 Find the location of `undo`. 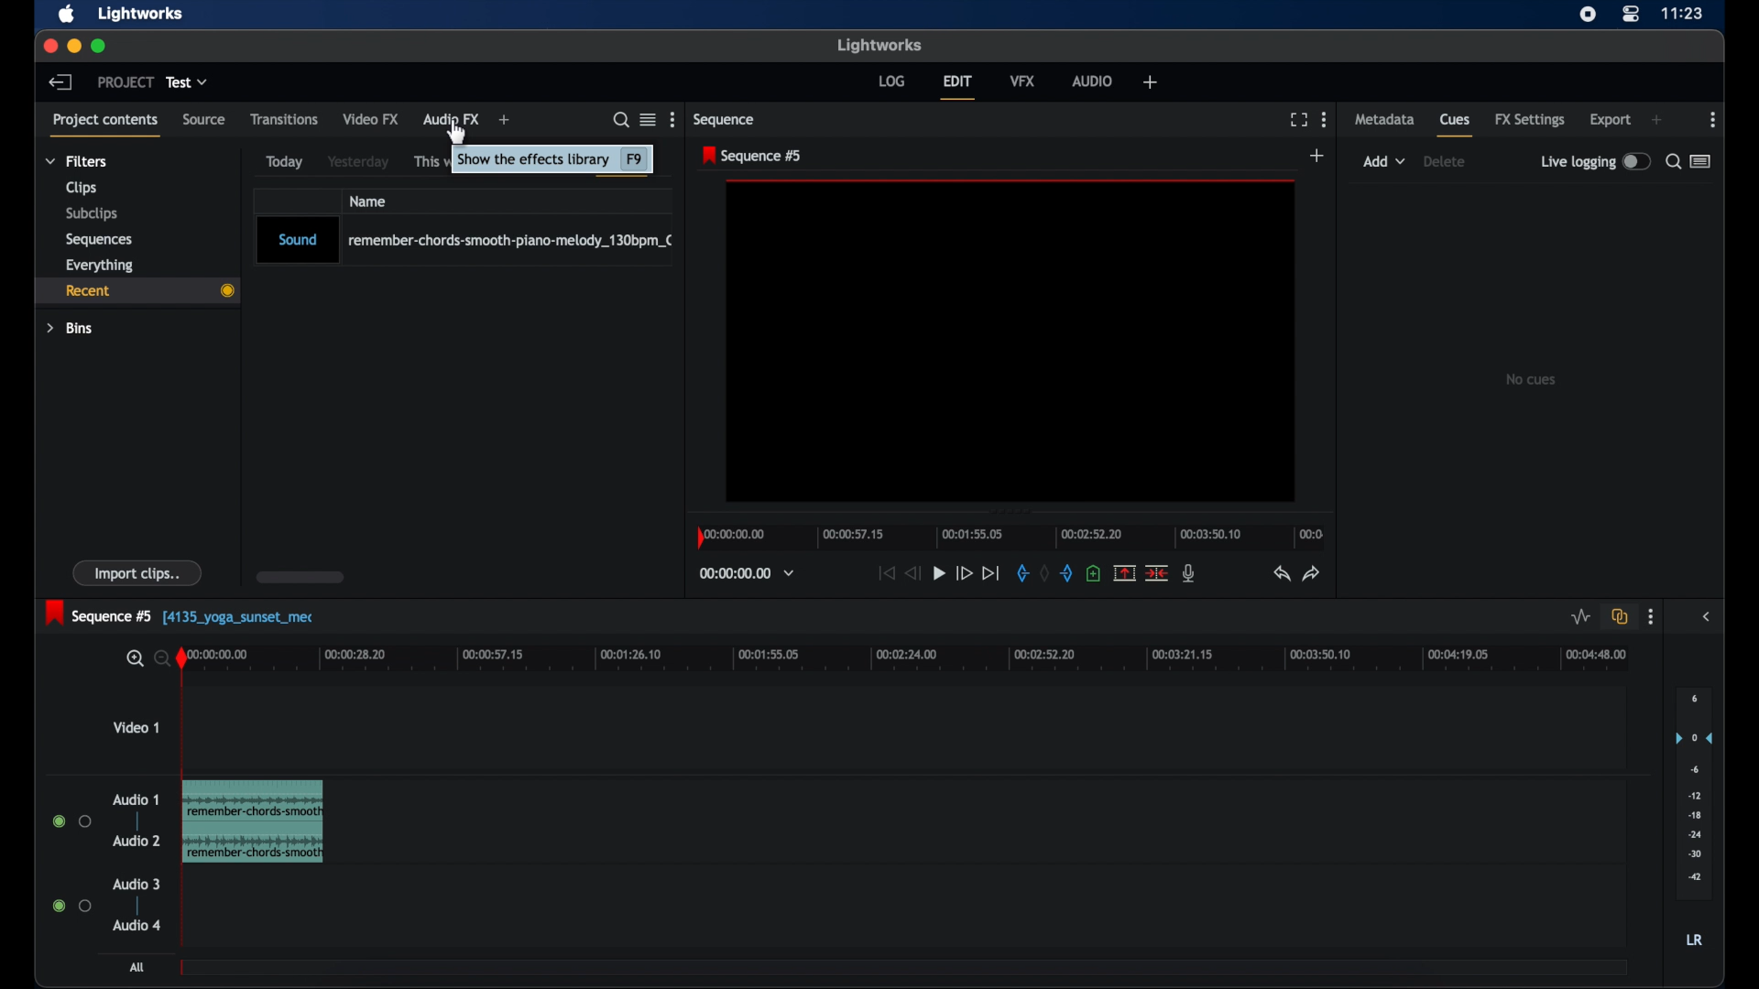

undo is located at coordinates (1280, 573).